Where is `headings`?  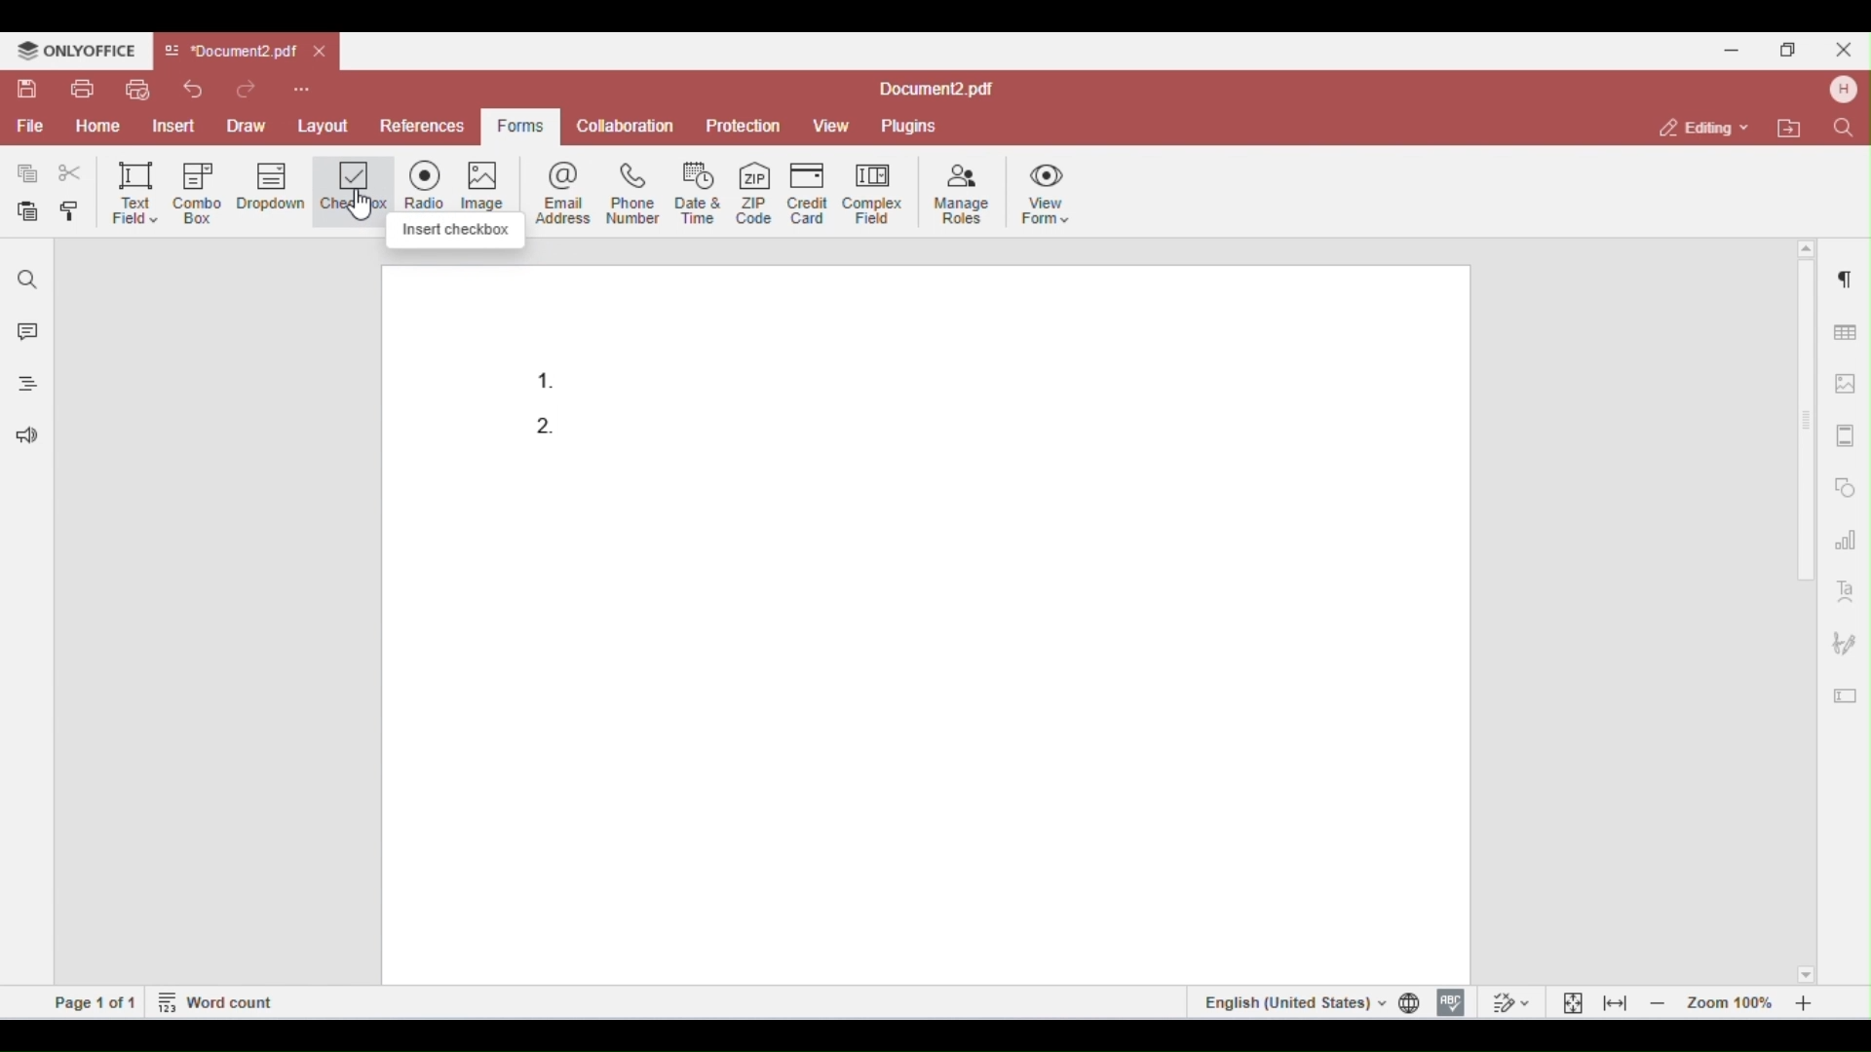 headings is located at coordinates (22, 387).